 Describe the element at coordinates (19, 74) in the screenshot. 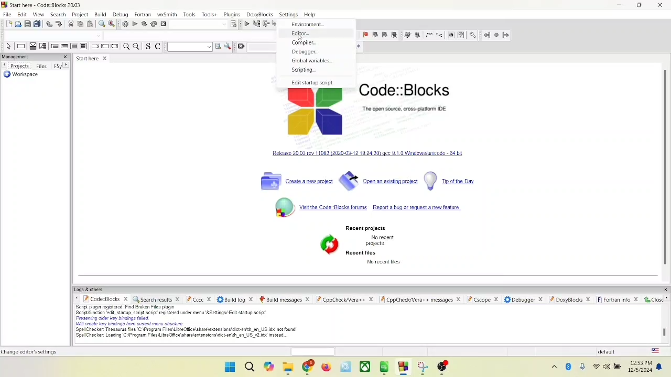

I see `workspace` at that location.